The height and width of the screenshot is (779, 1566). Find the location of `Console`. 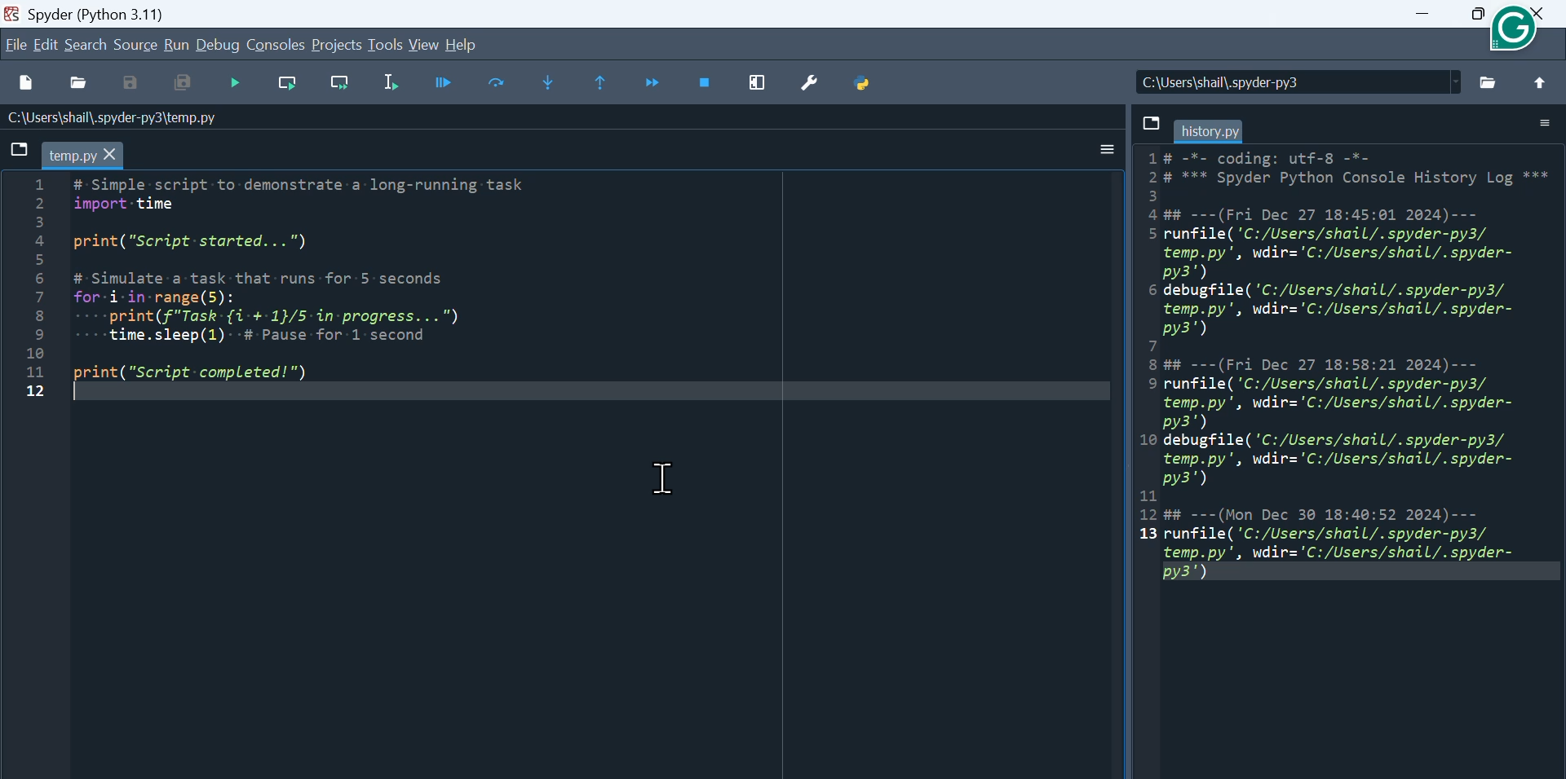

Console is located at coordinates (276, 46).